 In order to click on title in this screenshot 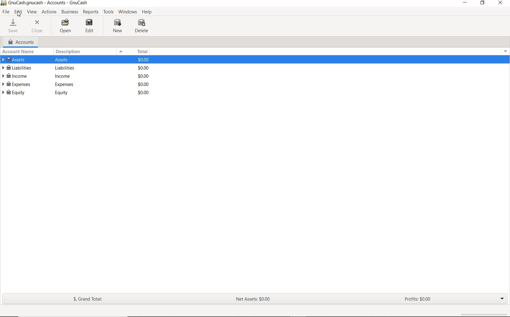, I will do `click(48, 3)`.